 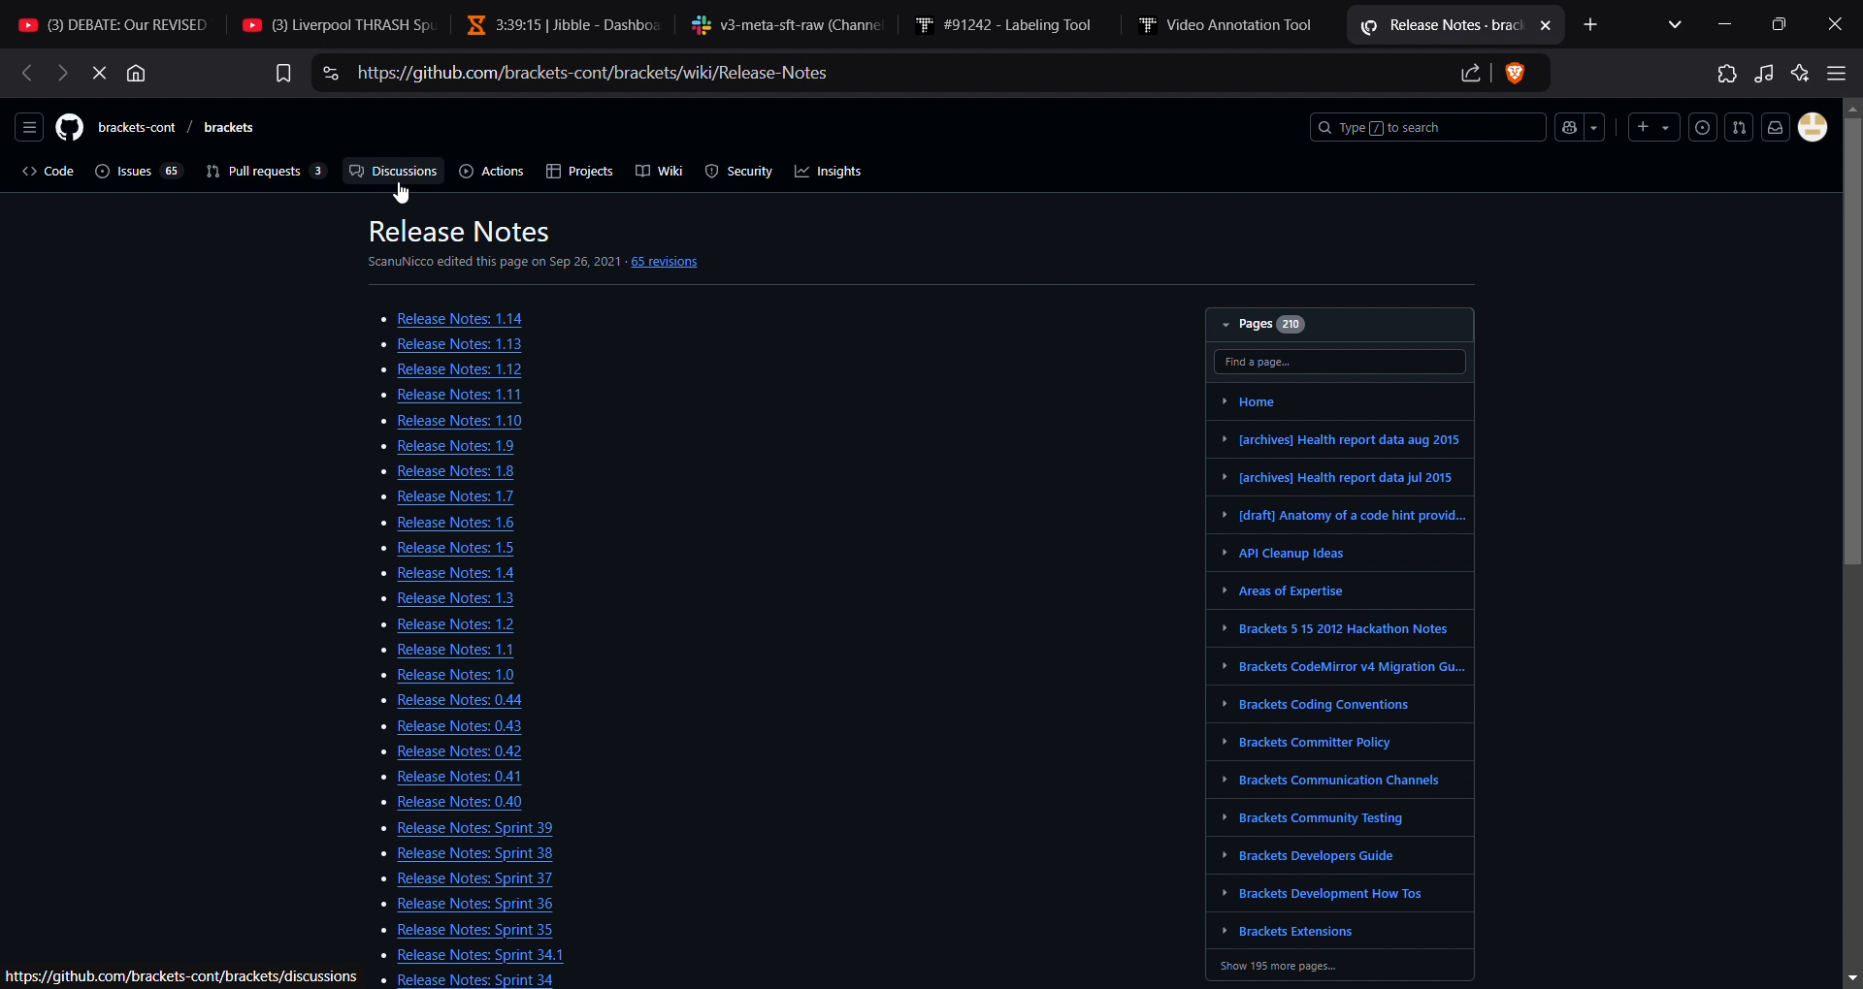 I want to click on o Release Notes: Sprint 36, so click(x=457, y=903).